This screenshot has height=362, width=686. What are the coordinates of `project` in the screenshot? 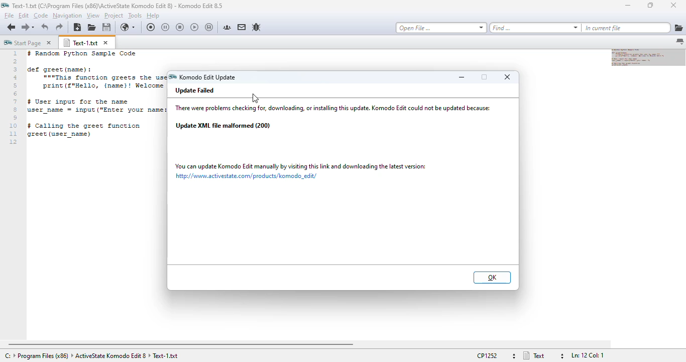 It's located at (114, 15).